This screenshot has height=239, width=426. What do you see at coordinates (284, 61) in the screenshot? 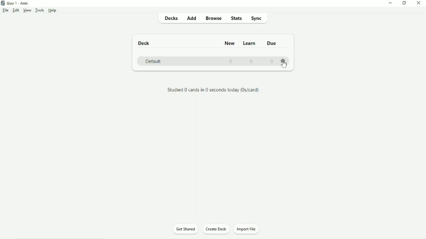
I see `Settings` at bounding box center [284, 61].